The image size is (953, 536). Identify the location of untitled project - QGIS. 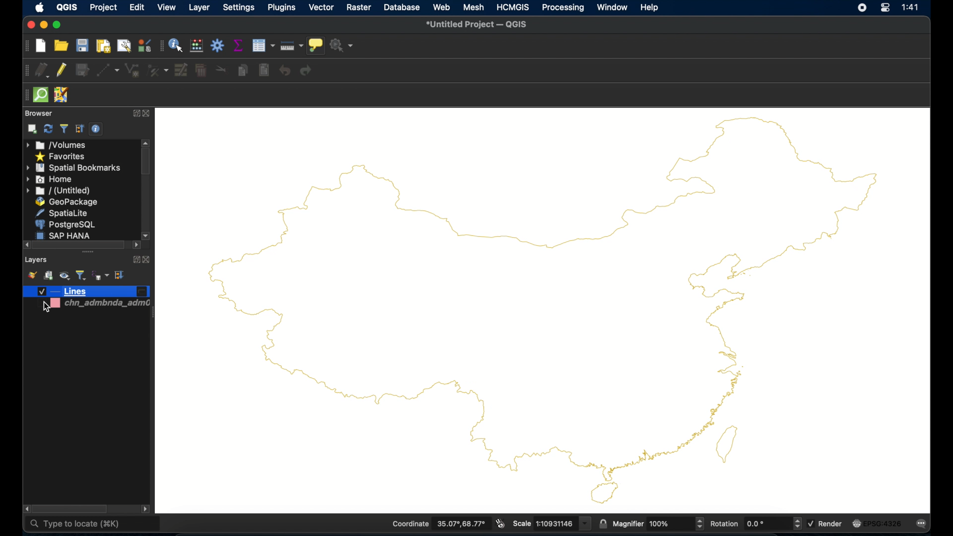
(477, 25).